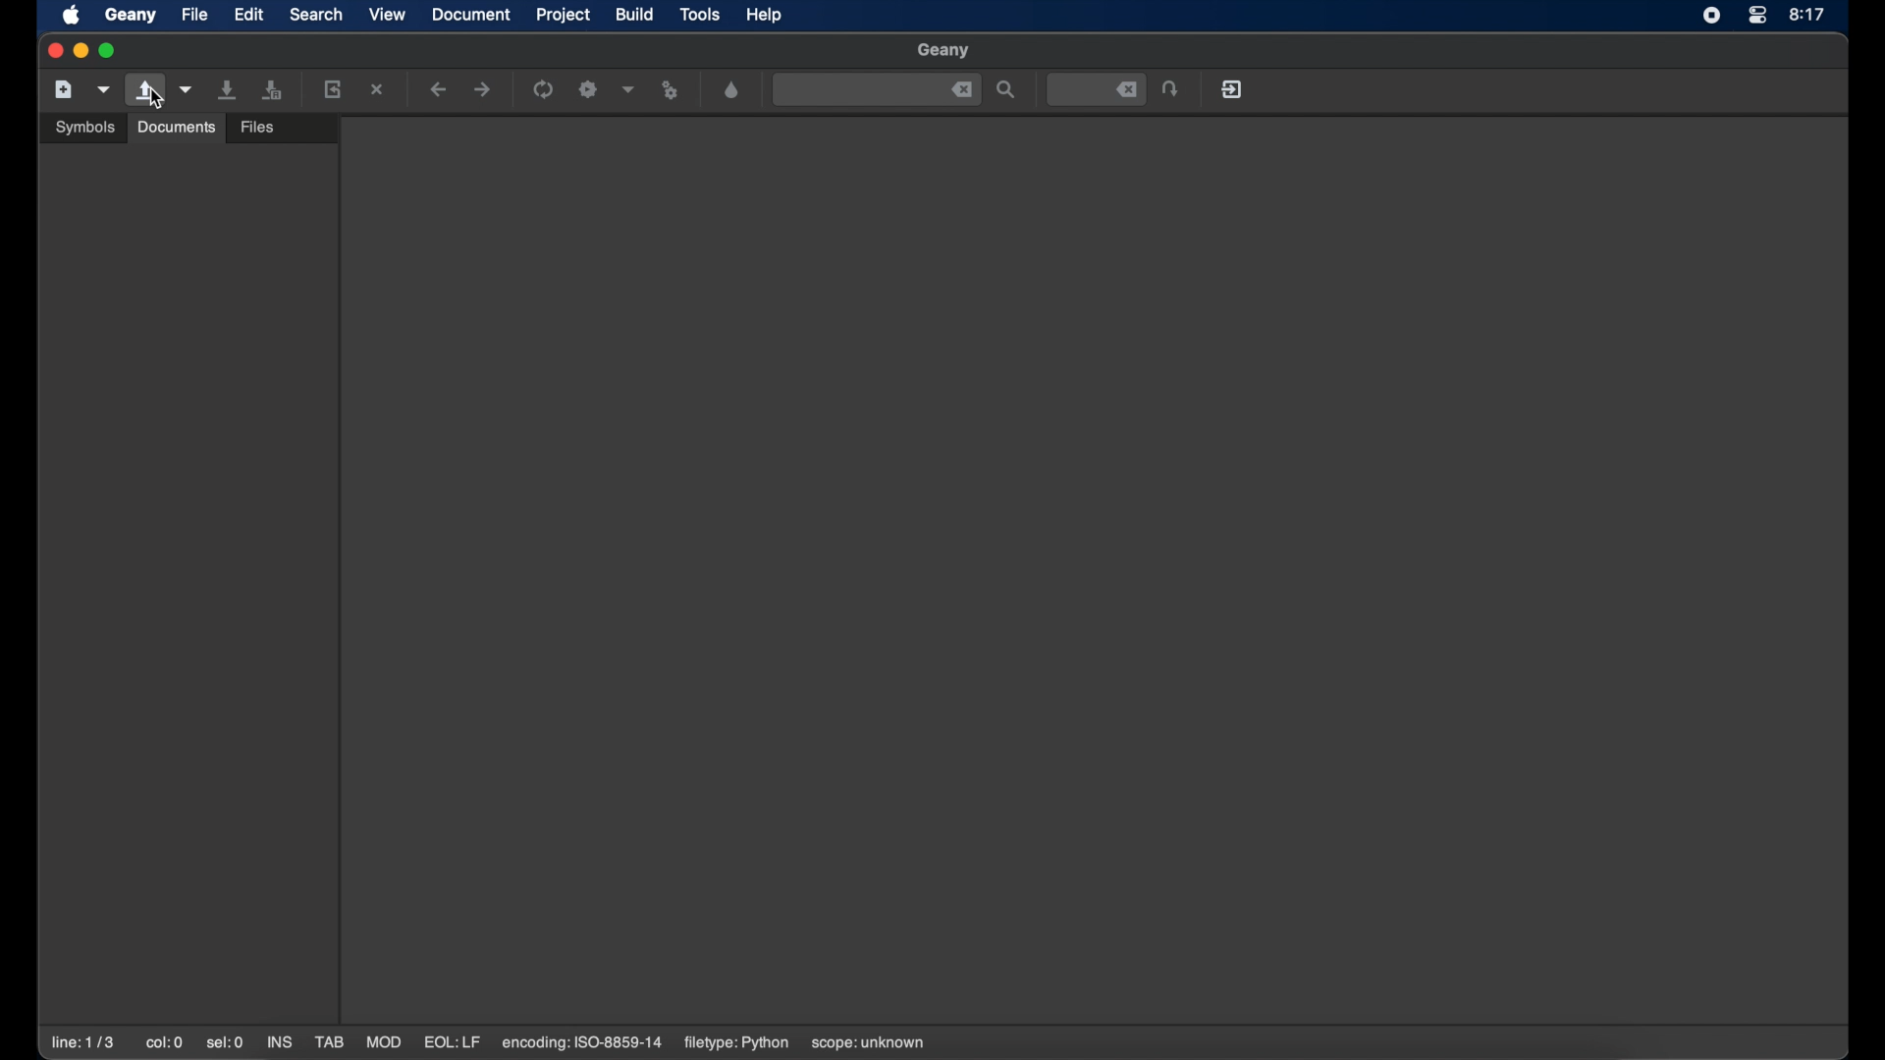 This screenshot has width=1885, height=1060. What do you see at coordinates (332, 88) in the screenshot?
I see `reload the current file from disk` at bounding box center [332, 88].